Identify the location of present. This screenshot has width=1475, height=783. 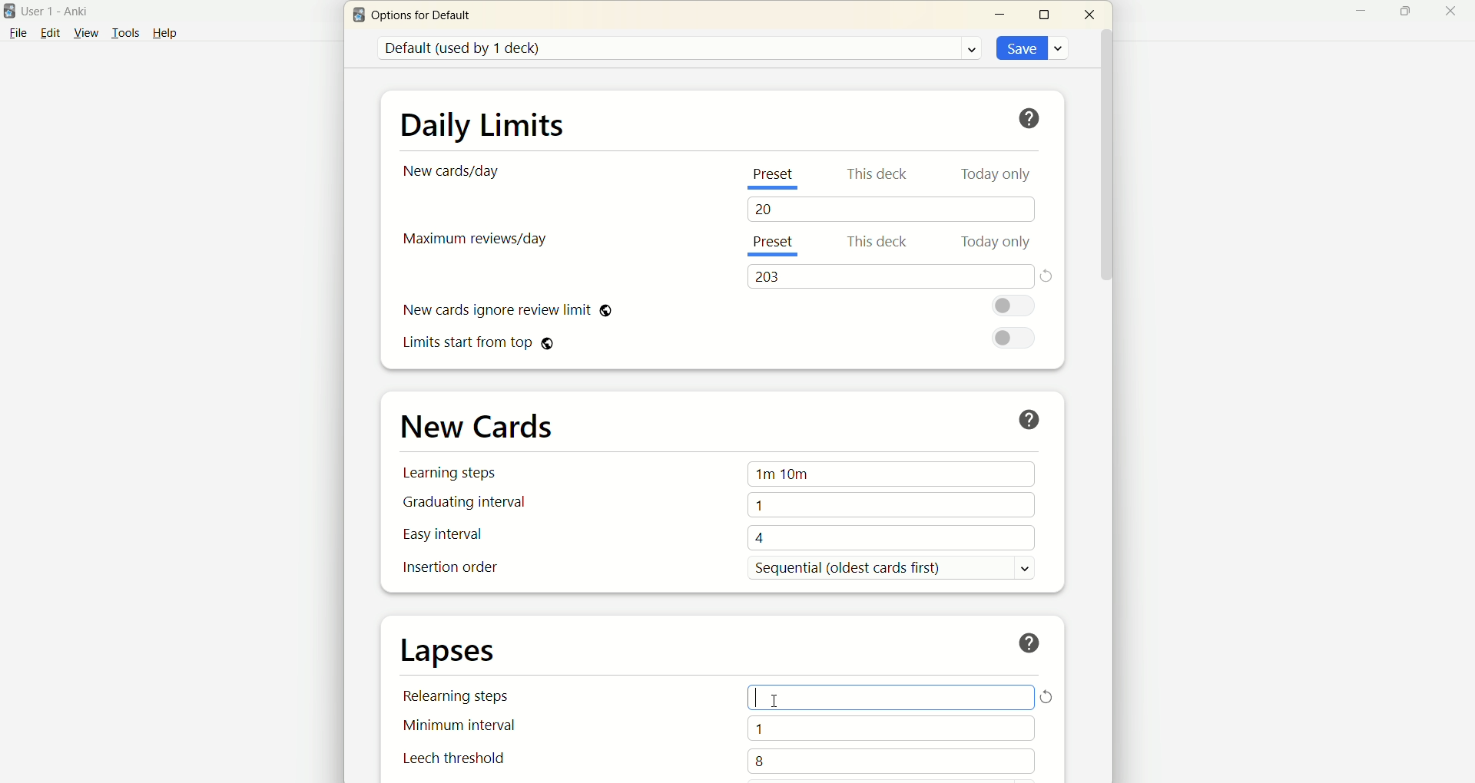
(778, 245).